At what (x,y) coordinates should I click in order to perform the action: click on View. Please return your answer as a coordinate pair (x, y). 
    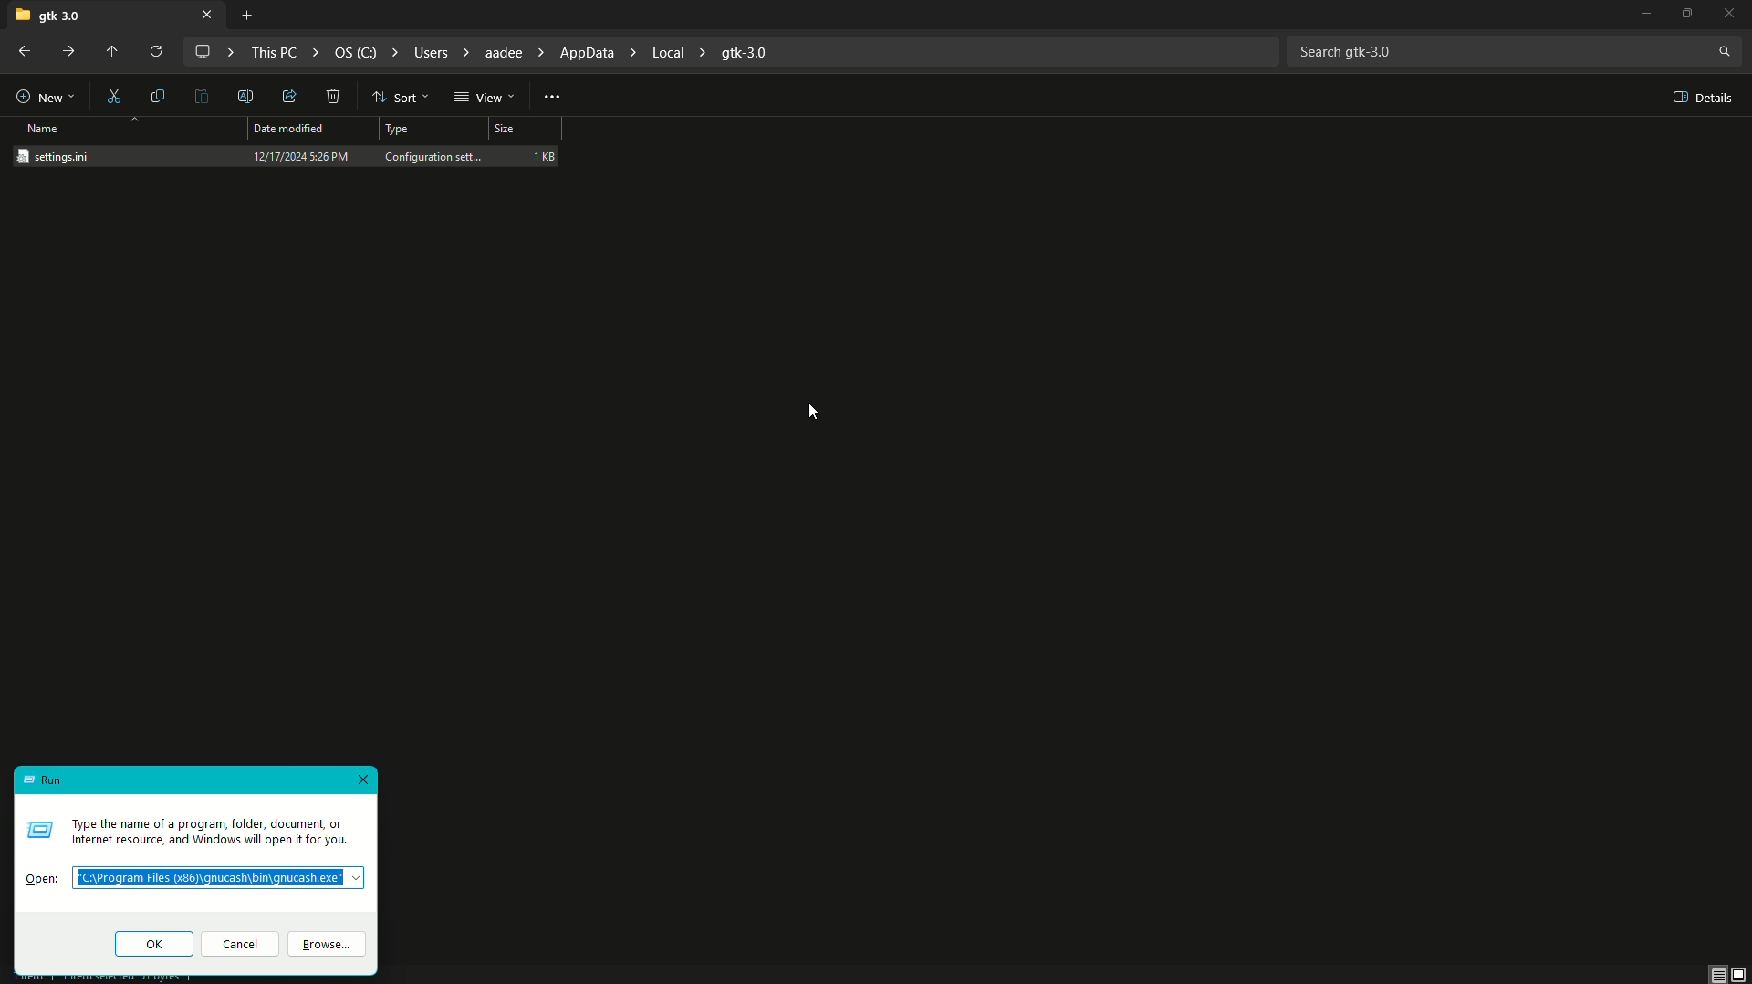
    Looking at the image, I should click on (485, 98).